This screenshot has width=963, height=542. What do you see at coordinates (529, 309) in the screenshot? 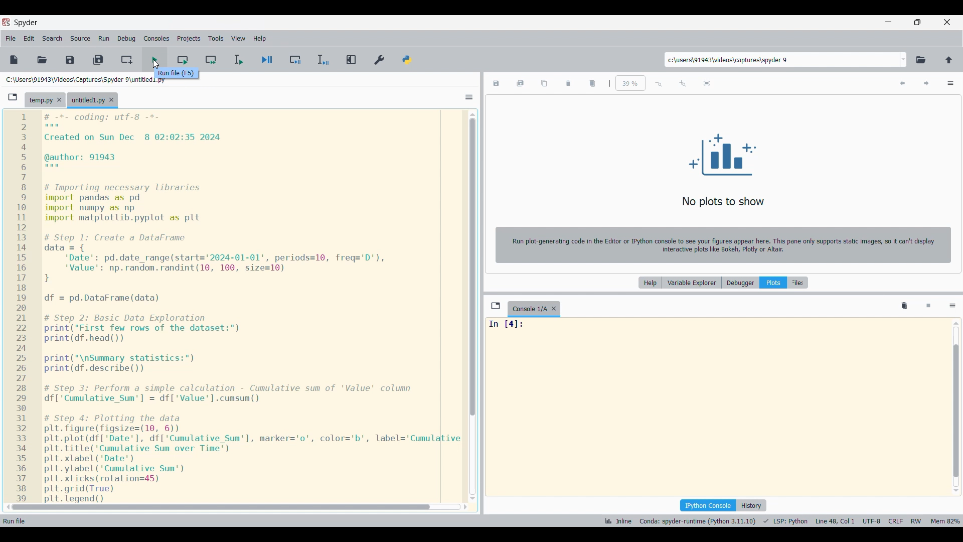
I see `Current tab` at bounding box center [529, 309].